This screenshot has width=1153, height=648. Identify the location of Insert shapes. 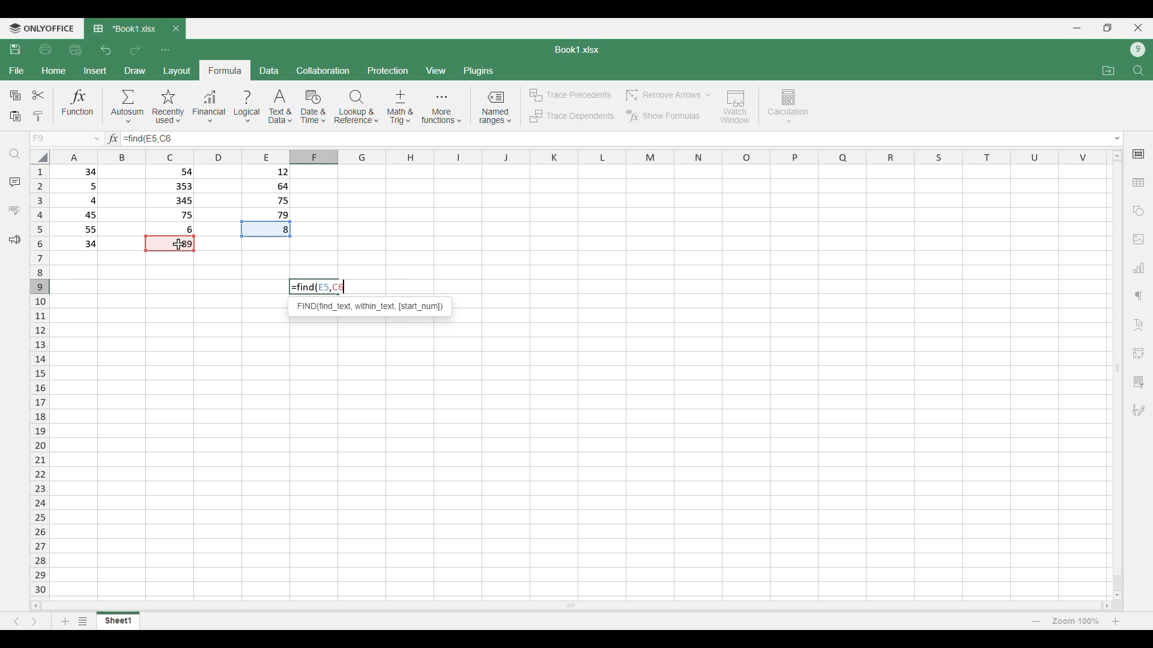
(1139, 211).